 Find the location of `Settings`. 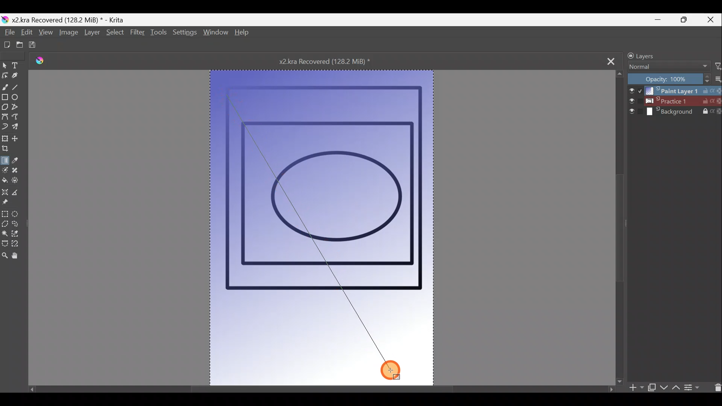

Settings is located at coordinates (185, 35).